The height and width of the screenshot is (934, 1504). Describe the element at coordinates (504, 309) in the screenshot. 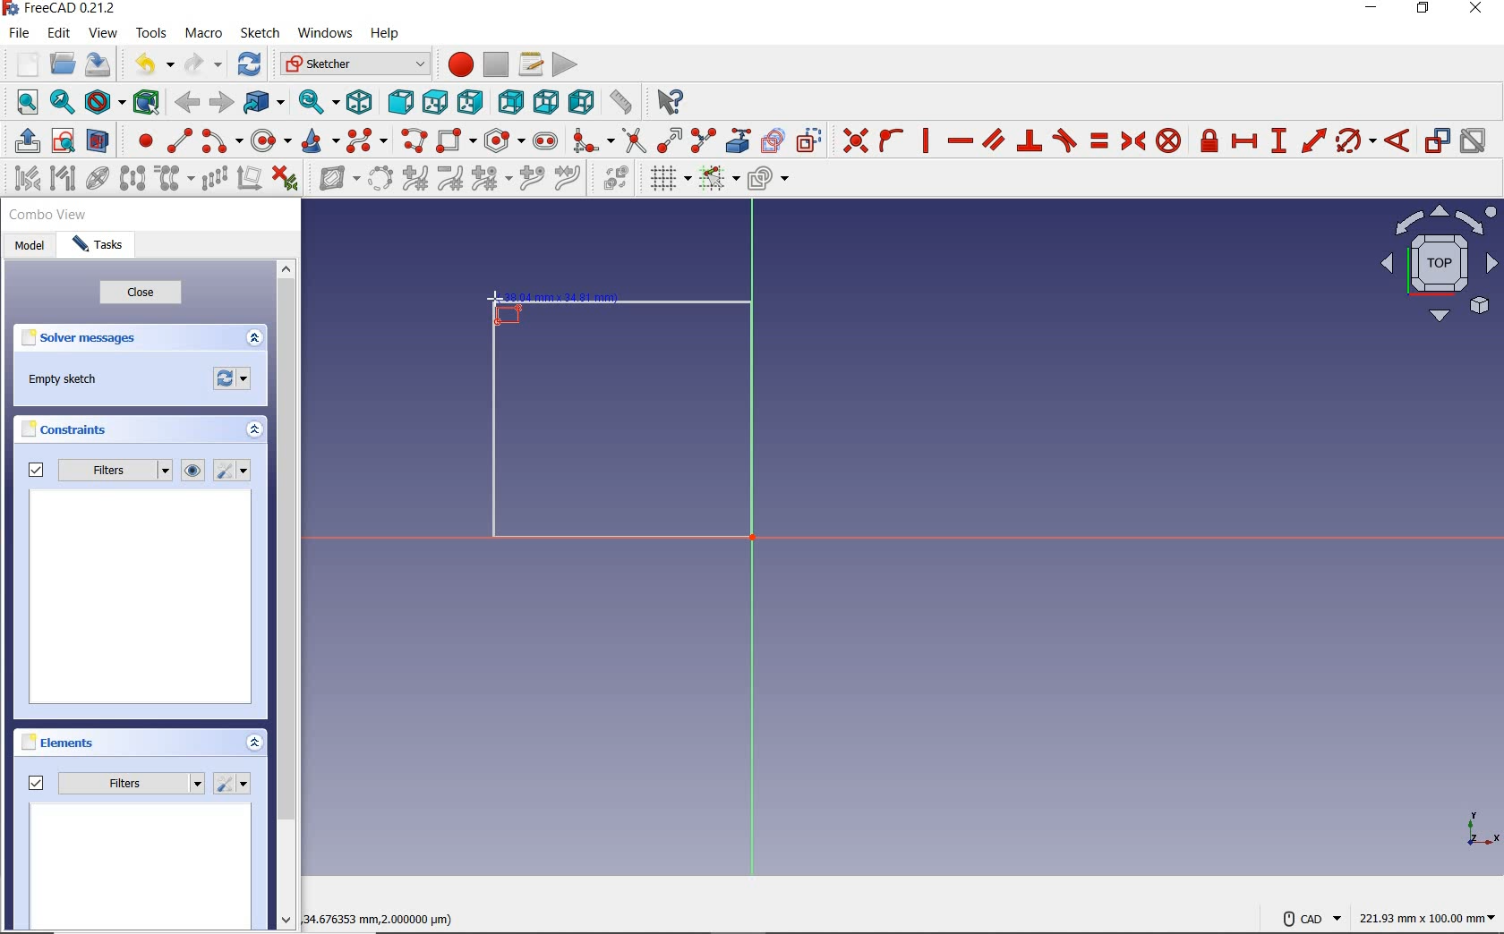

I see `rectangle tool at point Y rising` at that location.